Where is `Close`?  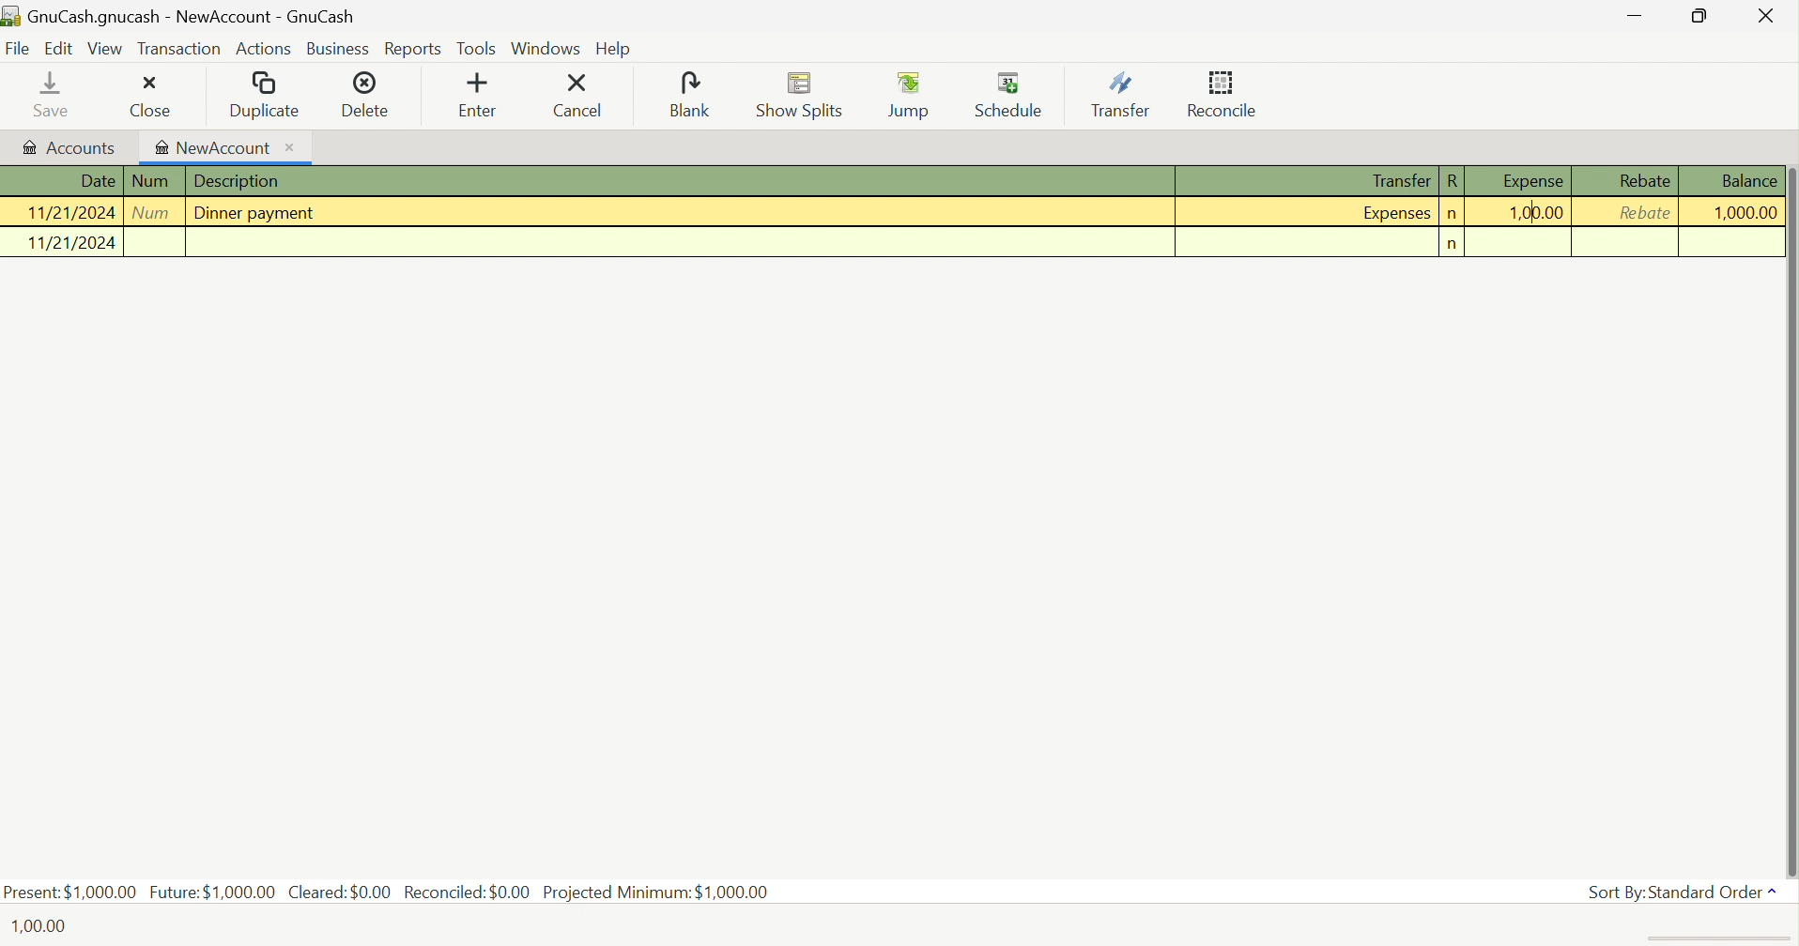
Close is located at coordinates (1762, 15).